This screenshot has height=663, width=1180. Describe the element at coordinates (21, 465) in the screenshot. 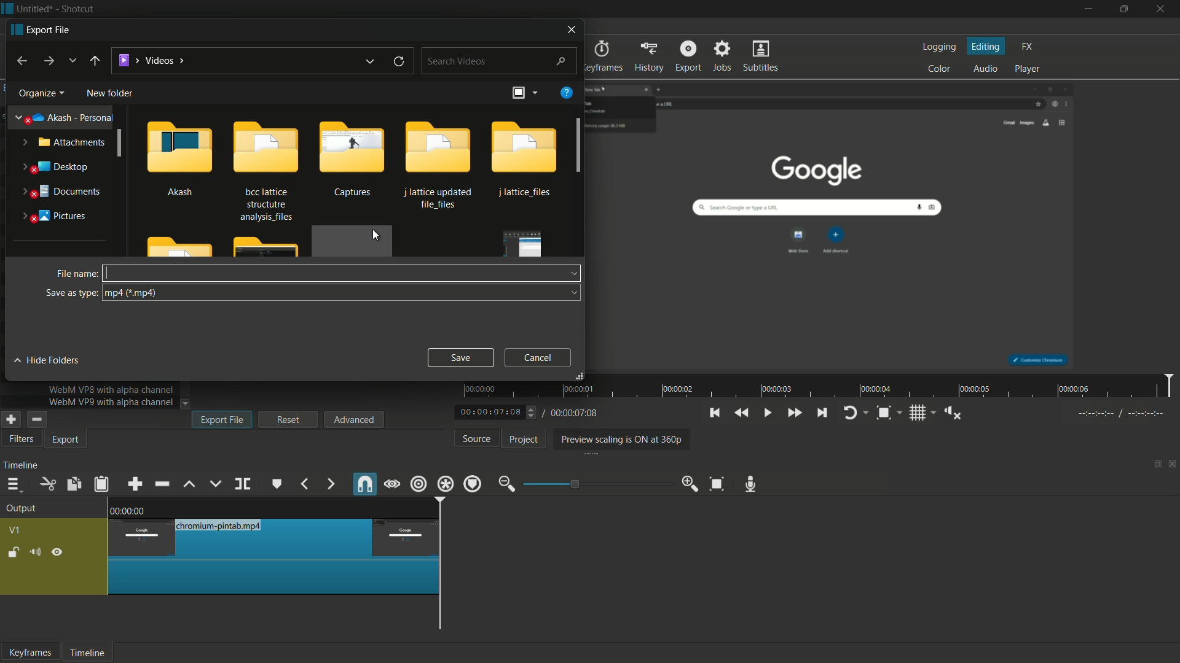

I see `timeline` at that location.